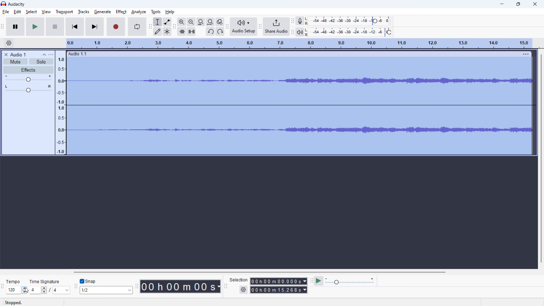 The image size is (544, 306). Describe the element at coordinates (46, 281) in the screenshot. I see `Time signature` at that location.